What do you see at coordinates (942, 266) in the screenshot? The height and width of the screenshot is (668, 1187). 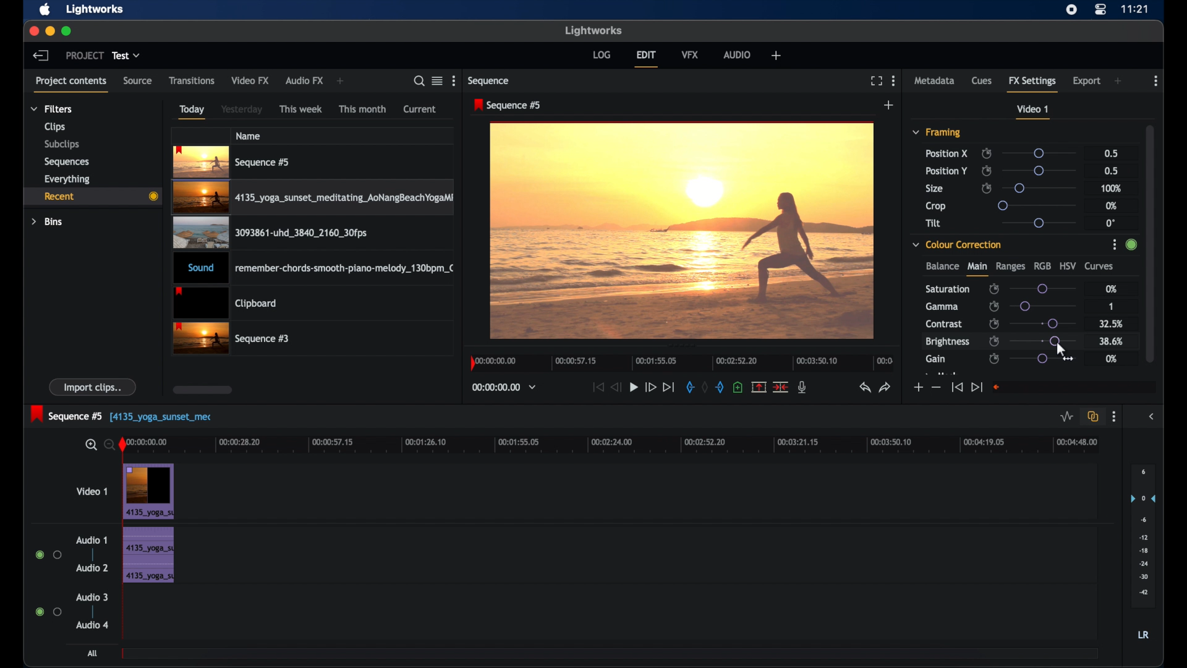 I see `balance` at bounding box center [942, 266].